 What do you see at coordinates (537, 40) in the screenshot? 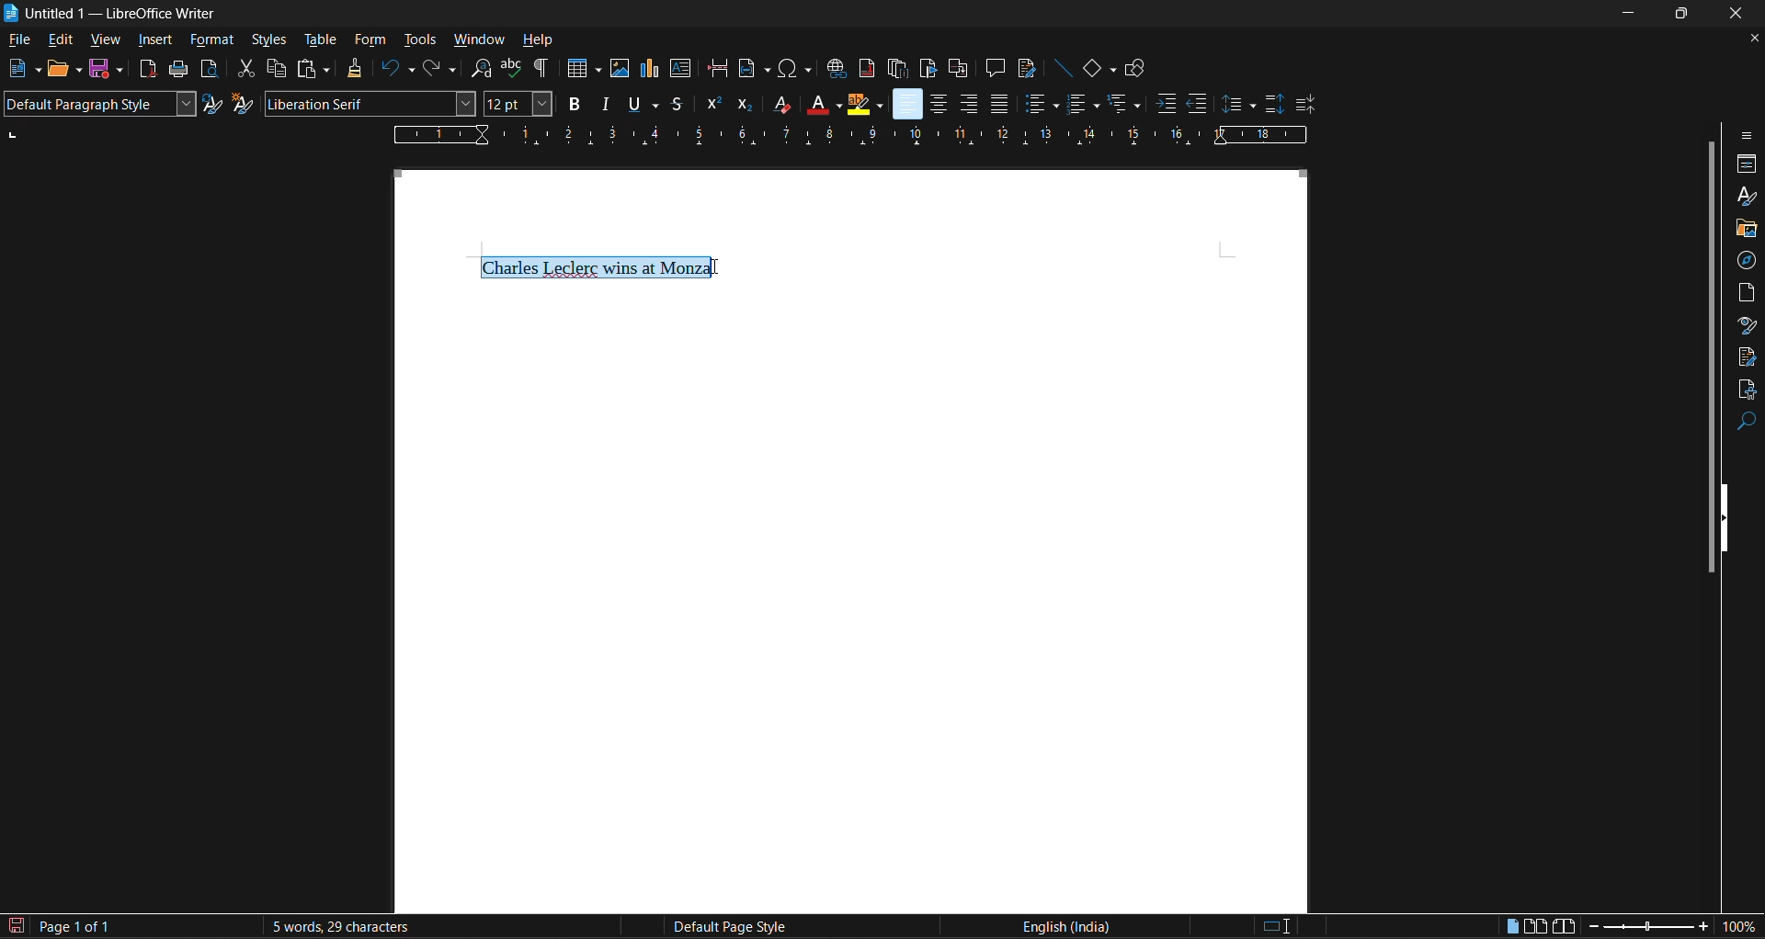
I see `help` at bounding box center [537, 40].